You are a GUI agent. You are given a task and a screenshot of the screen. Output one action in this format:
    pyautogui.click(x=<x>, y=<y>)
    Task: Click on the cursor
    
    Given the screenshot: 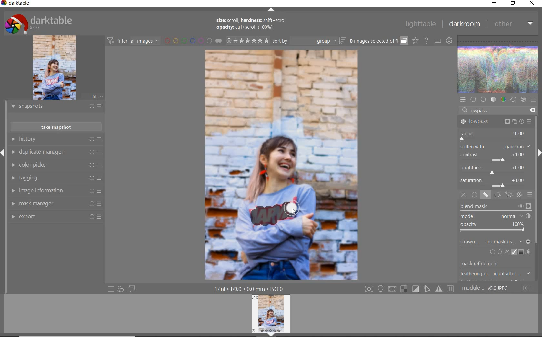 What is the action you would take?
    pyautogui.click(x=293, y=212)
    